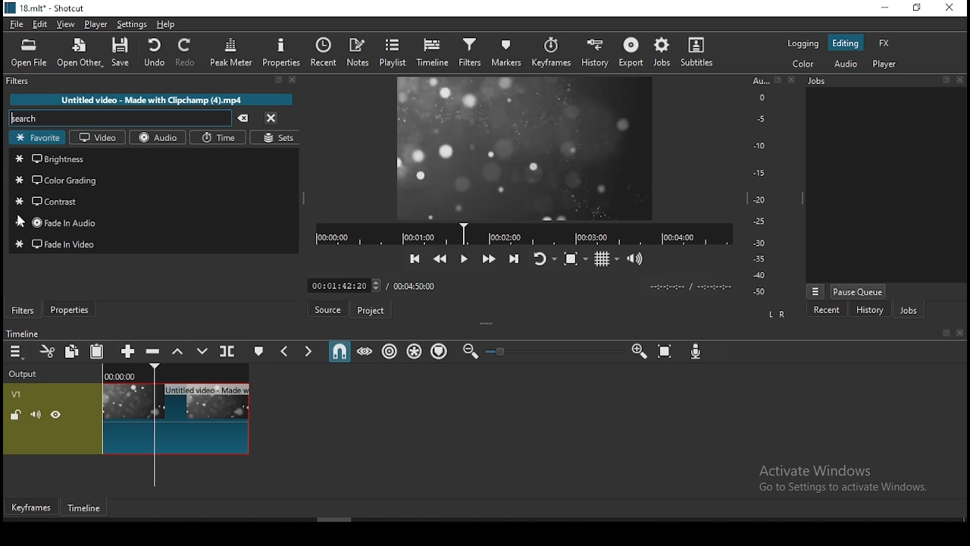 This screenshot has height=546, width=970. I want to click on properties, so click(69, 309).